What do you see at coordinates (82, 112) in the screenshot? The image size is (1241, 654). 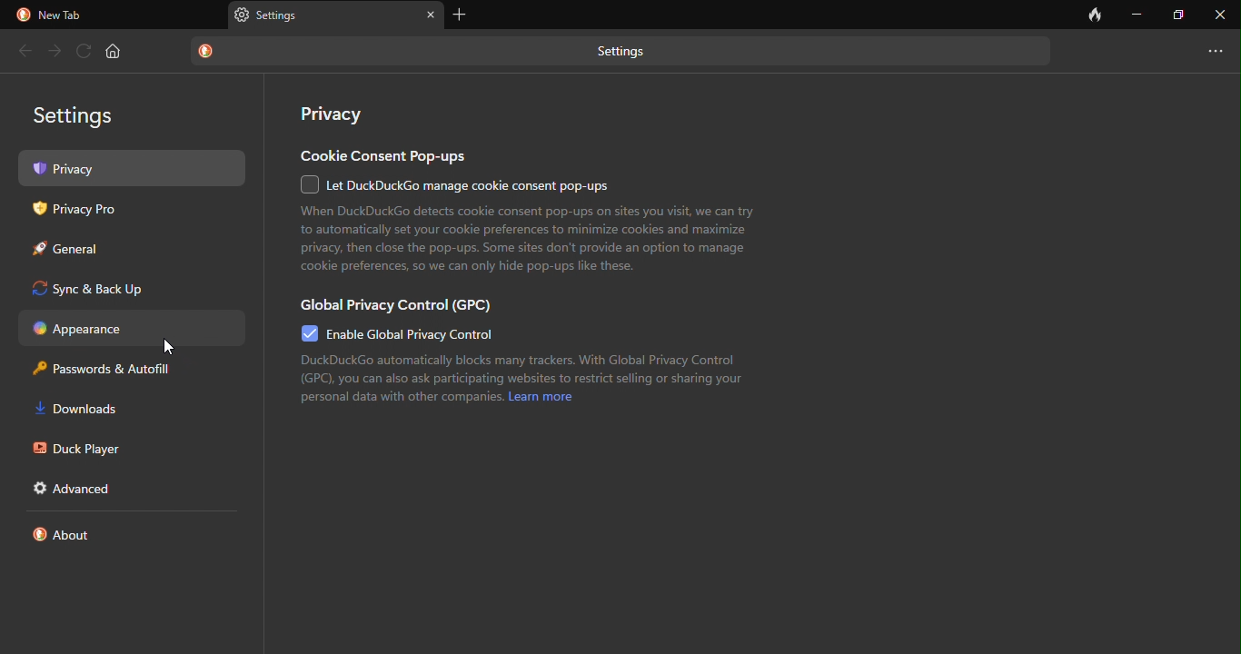 I see `settings` at bounding box center [82, 112].